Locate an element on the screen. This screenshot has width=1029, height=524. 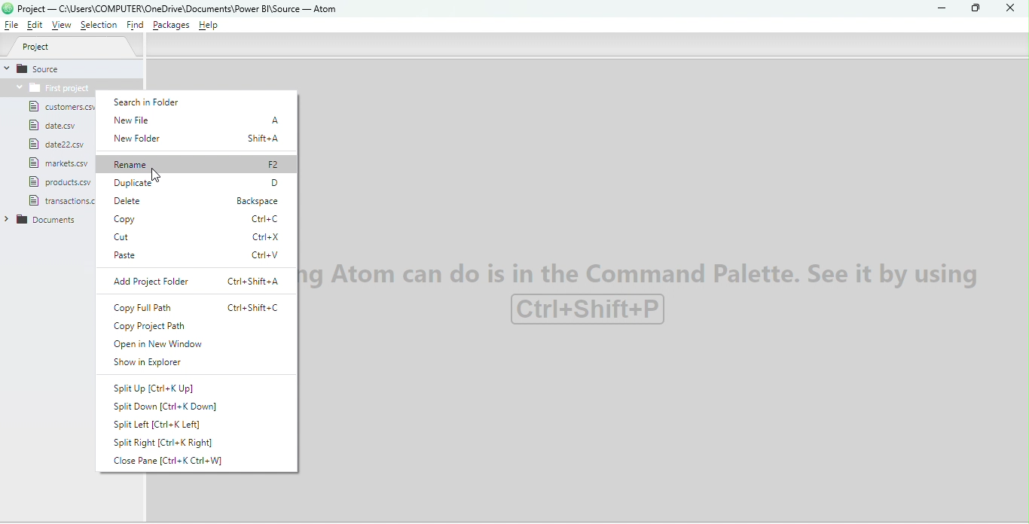
Copy project path is located at coordinates (169, 327).